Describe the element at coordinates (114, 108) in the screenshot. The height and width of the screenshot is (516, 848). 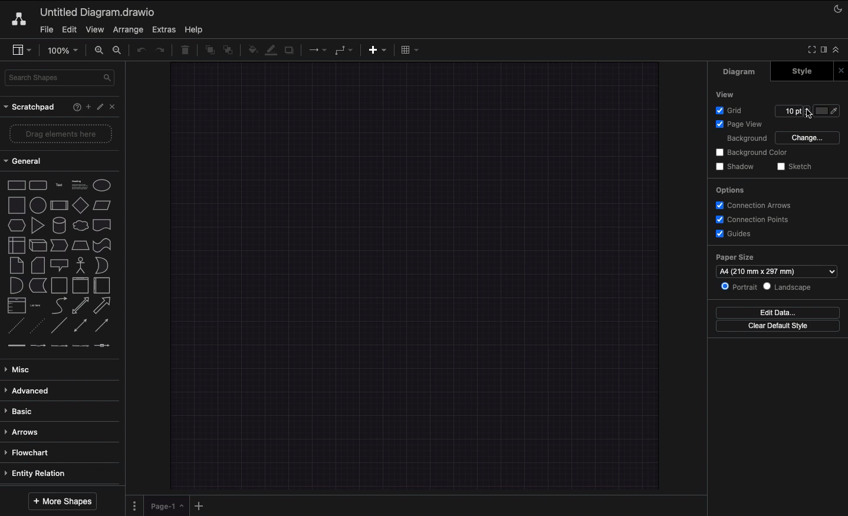
I see `Close` at that location.